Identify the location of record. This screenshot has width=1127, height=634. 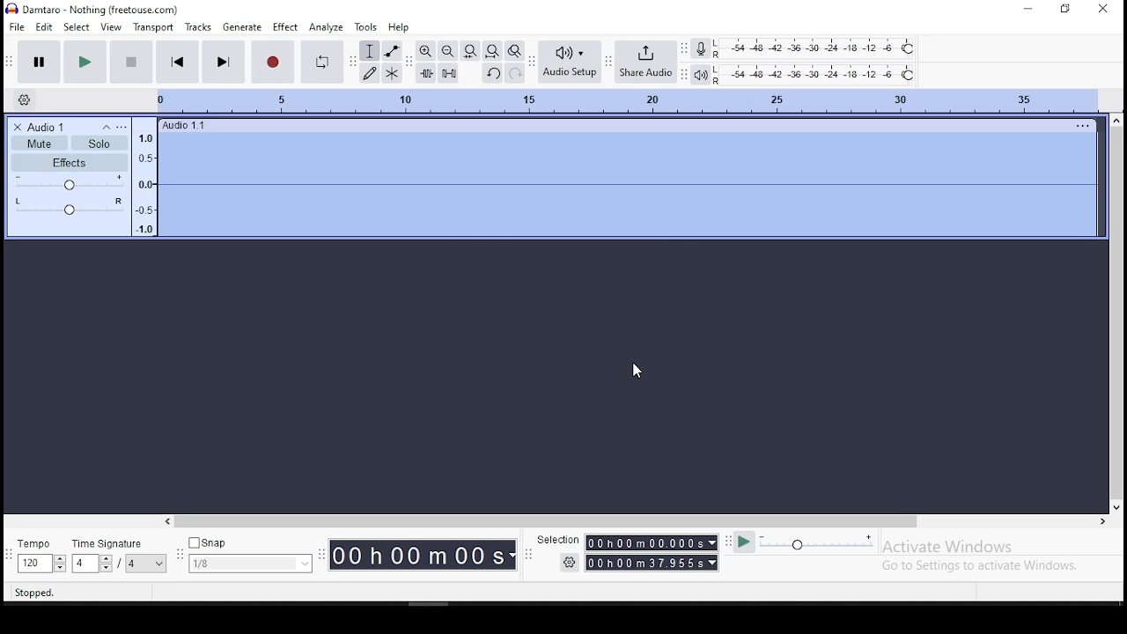
(270, 61).